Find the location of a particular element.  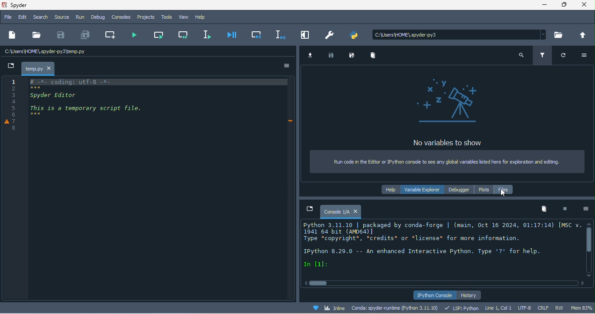

variable explorer is located at coordinates (425, 189).